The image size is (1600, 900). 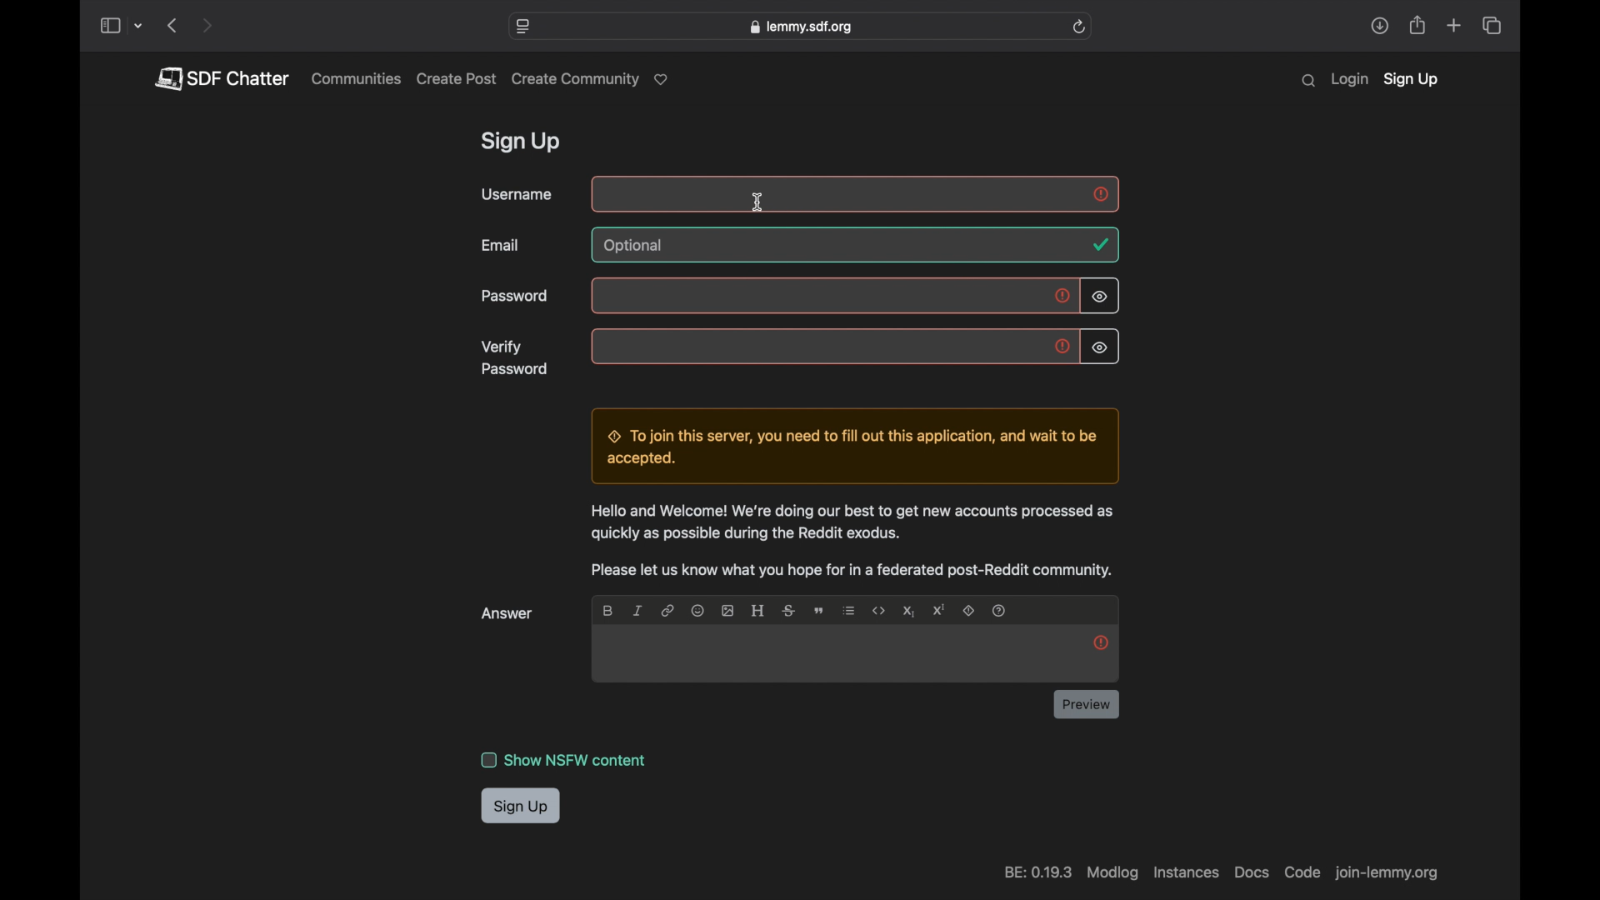 I want to click on share, so click(x=1379, y=26).